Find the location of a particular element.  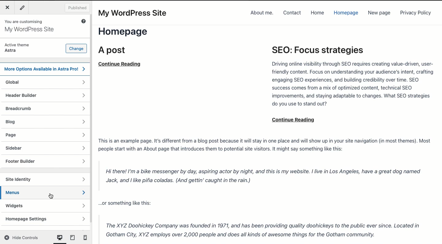

Privacy policy  is located at coordinates (416, 13).